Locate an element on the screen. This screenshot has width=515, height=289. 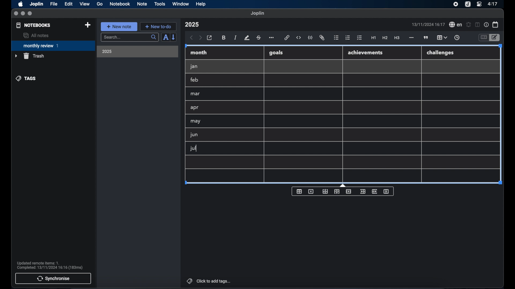
horizontal rule is located at coordinates (411, 38).